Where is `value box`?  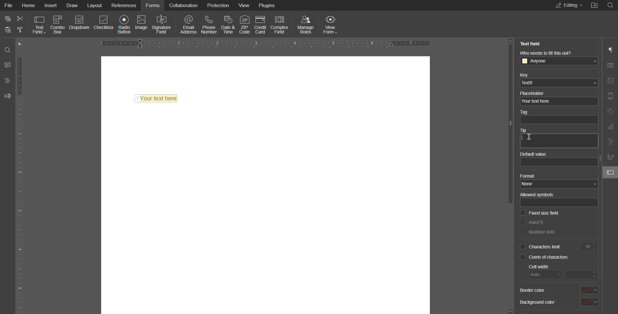 value box is located at coordinates (559, 162).